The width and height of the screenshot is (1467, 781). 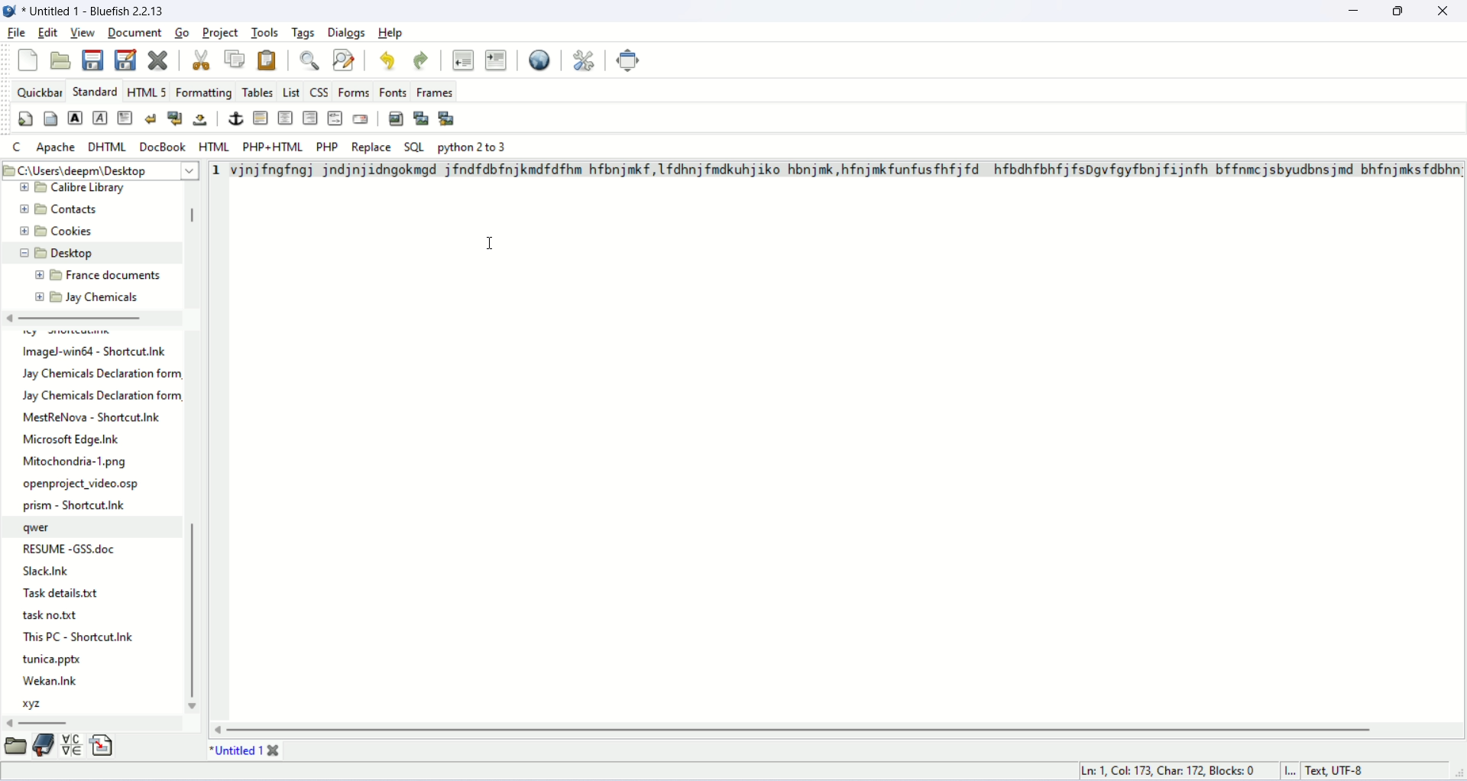 I want to click on Jay Chemicals Declaration form, so click(x=97, y=373).